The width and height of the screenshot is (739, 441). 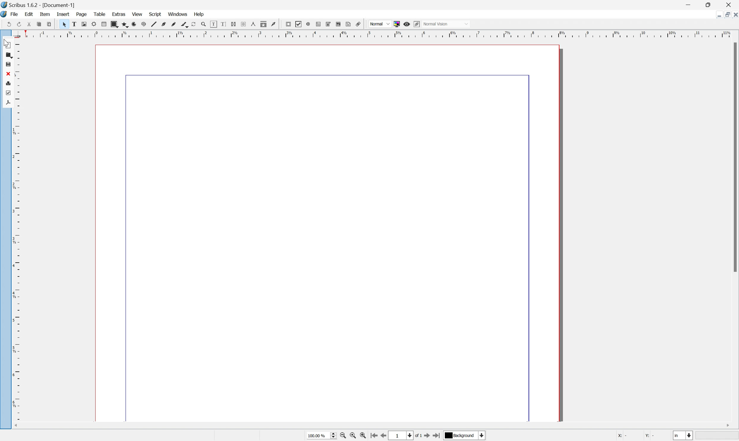 I want to click on save as pdf, so click(x=7, y=102).